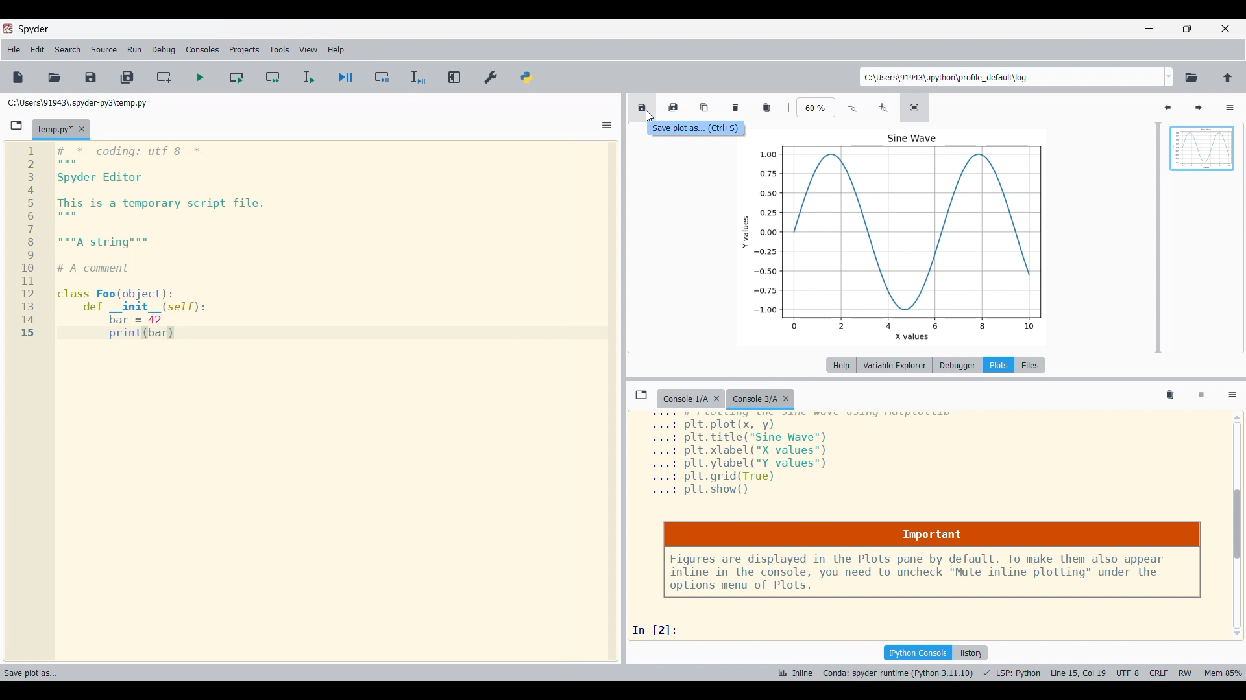 The image size is (1246, 700). Describe the element at coordinates (1237, 526) in the screenshot. I see `Vertical slide bar` at that location.